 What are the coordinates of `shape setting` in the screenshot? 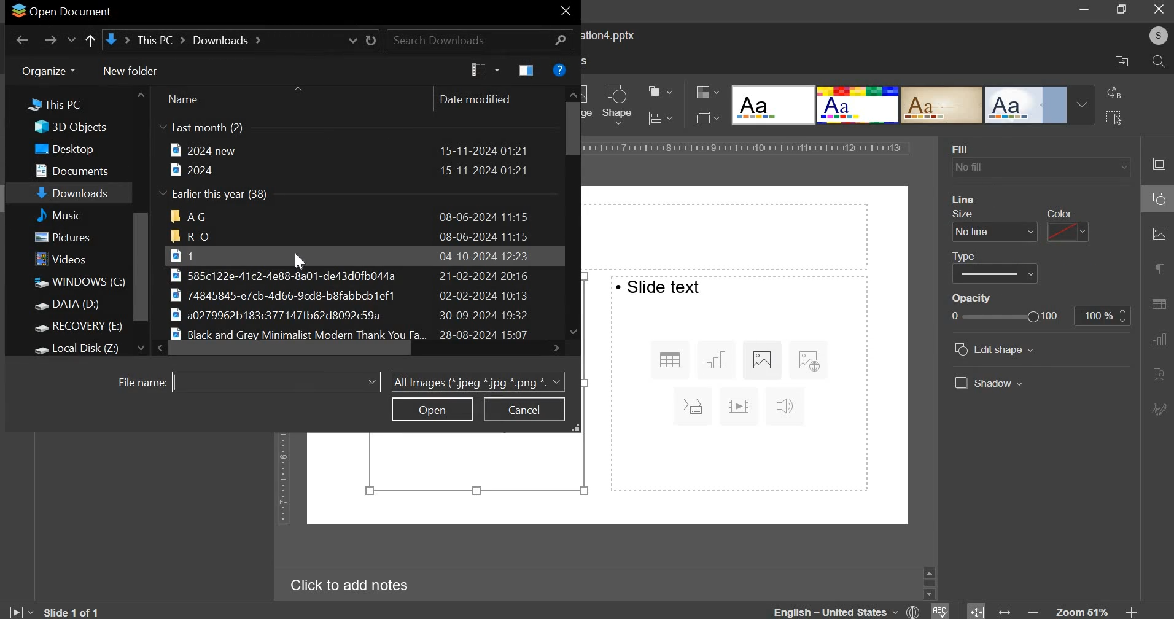 It's located at (1160, 200).